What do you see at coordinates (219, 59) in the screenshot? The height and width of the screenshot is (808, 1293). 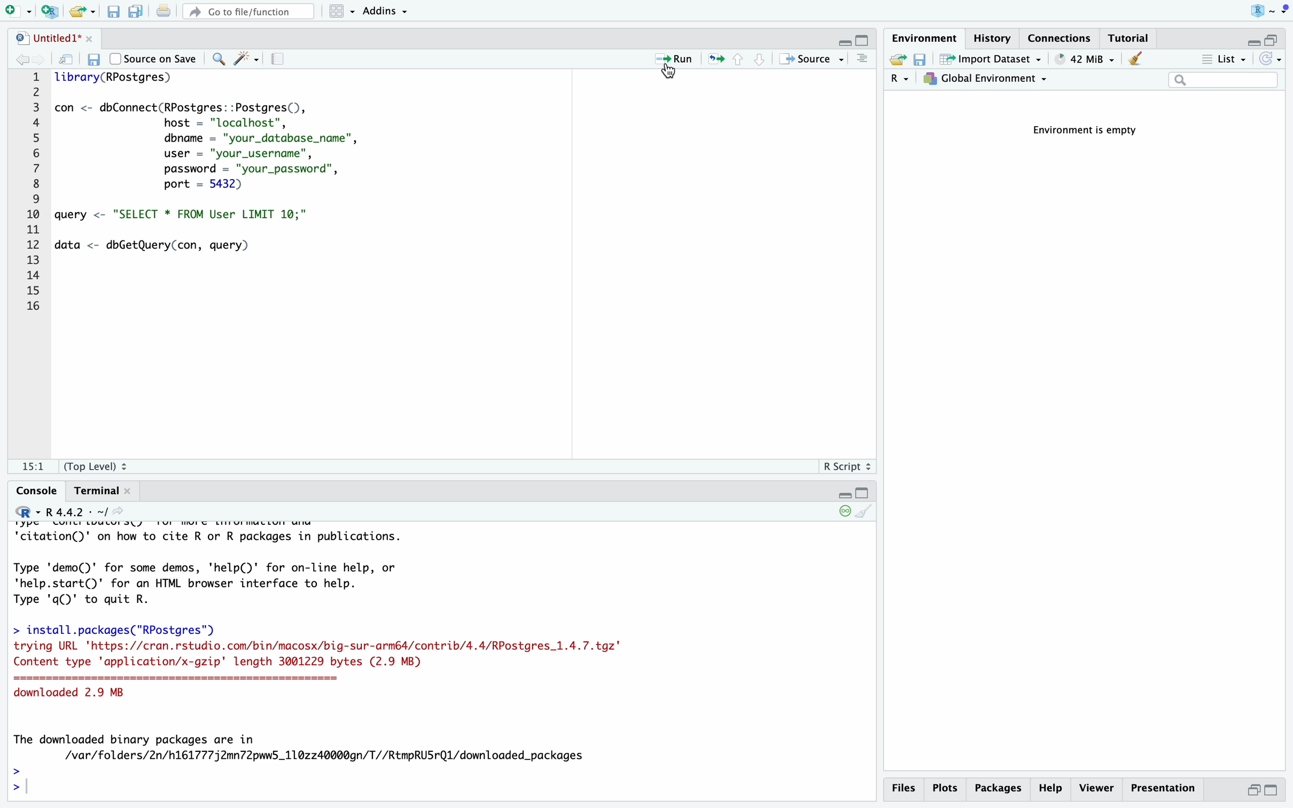 I see `find/replace` at bounding box center [219, 59].